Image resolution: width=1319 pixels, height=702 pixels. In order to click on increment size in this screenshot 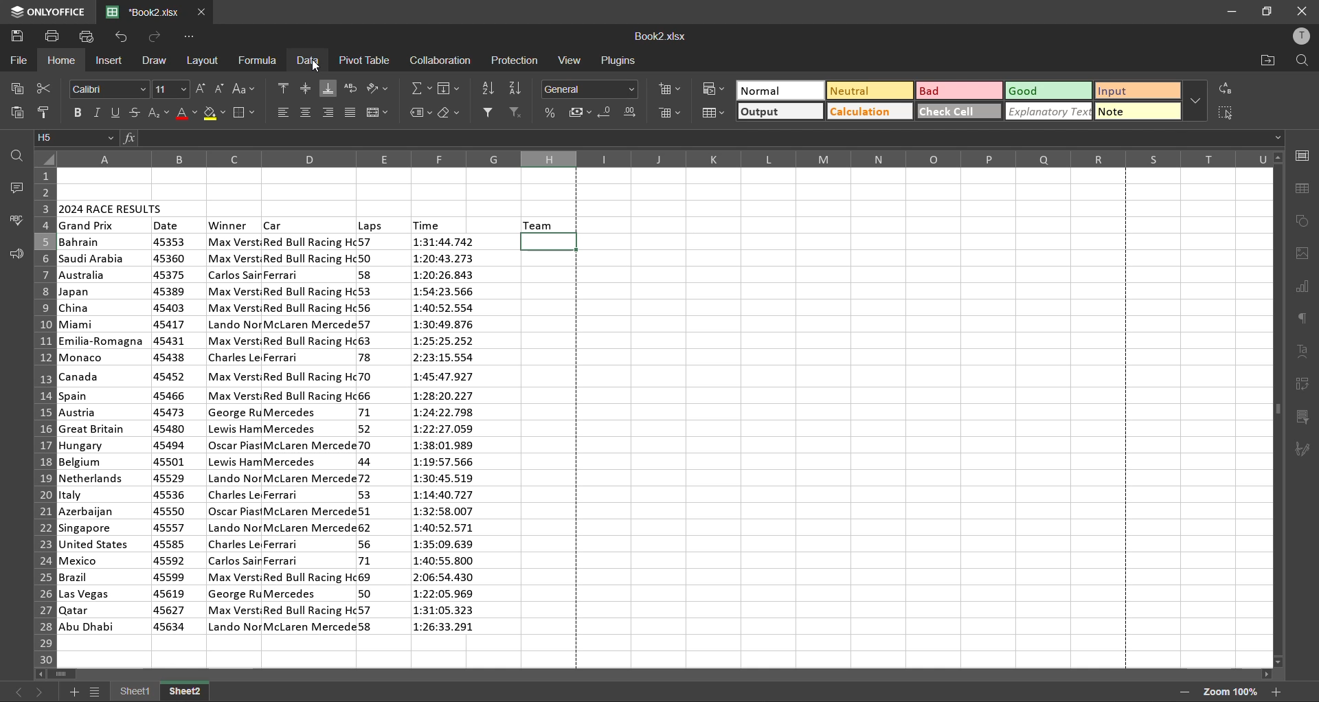, I will do `click(203, 90)`.